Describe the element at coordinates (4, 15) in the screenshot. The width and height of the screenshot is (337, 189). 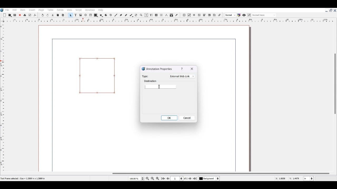
I see `Add` at that location.